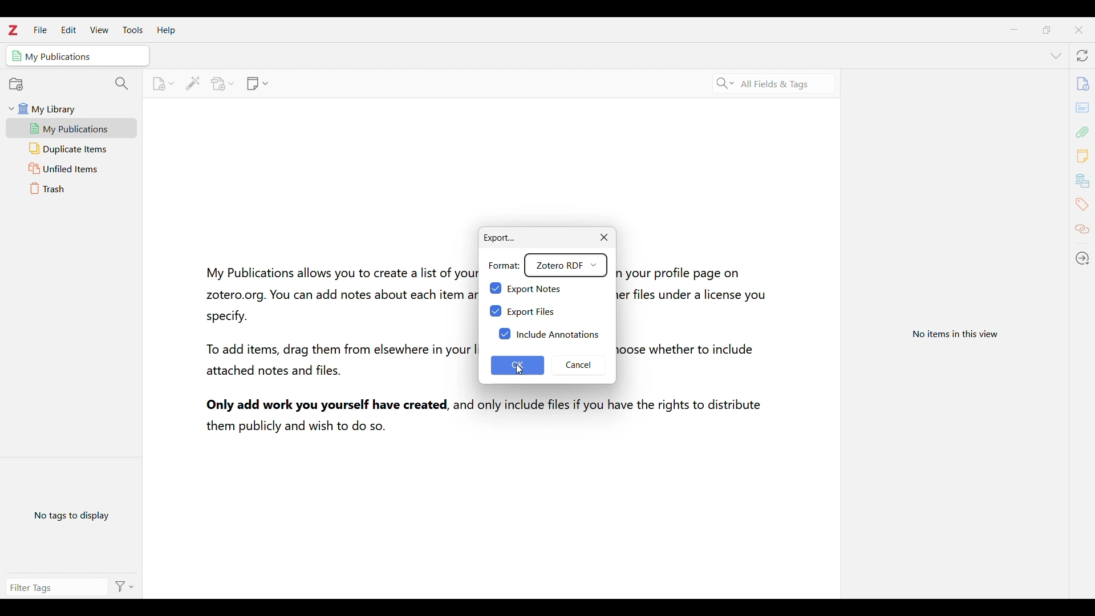 Image resolution: width=1095 pixels, height=616 pixels. I want to click on My publications, so click(71, 128).